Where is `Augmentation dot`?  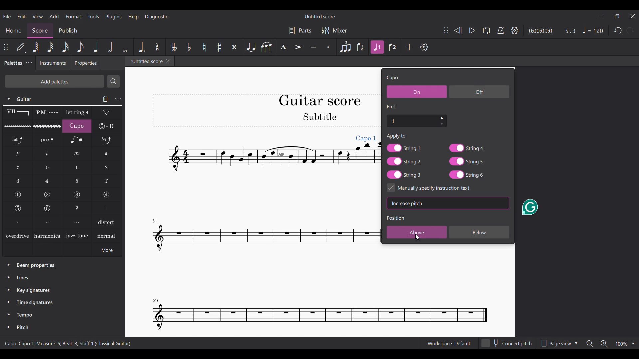
Augmentation dot is located at coordinates (141, 47).